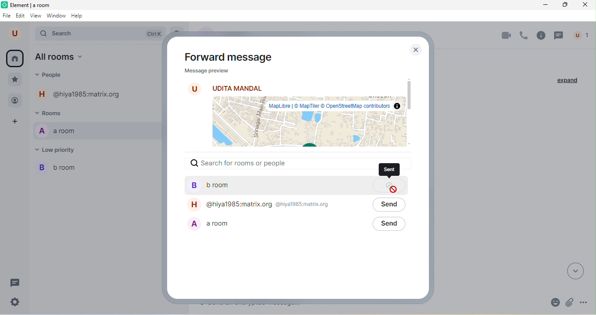 Image resolution: width=596 pixels, height=315 pixels. I want to click on sent, so click(390, 171).